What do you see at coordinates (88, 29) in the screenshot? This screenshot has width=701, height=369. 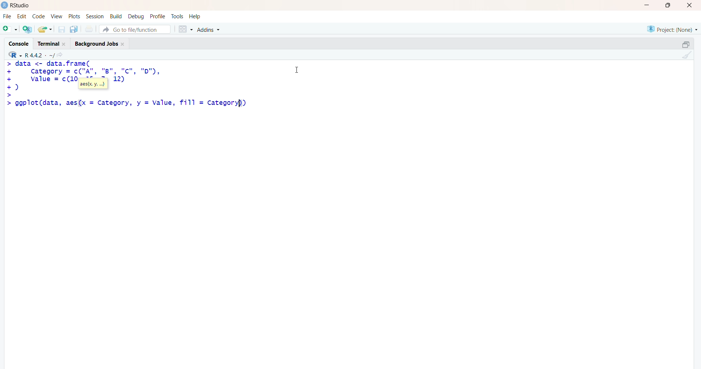 I see `print current file` at bounding box center [88, 29].